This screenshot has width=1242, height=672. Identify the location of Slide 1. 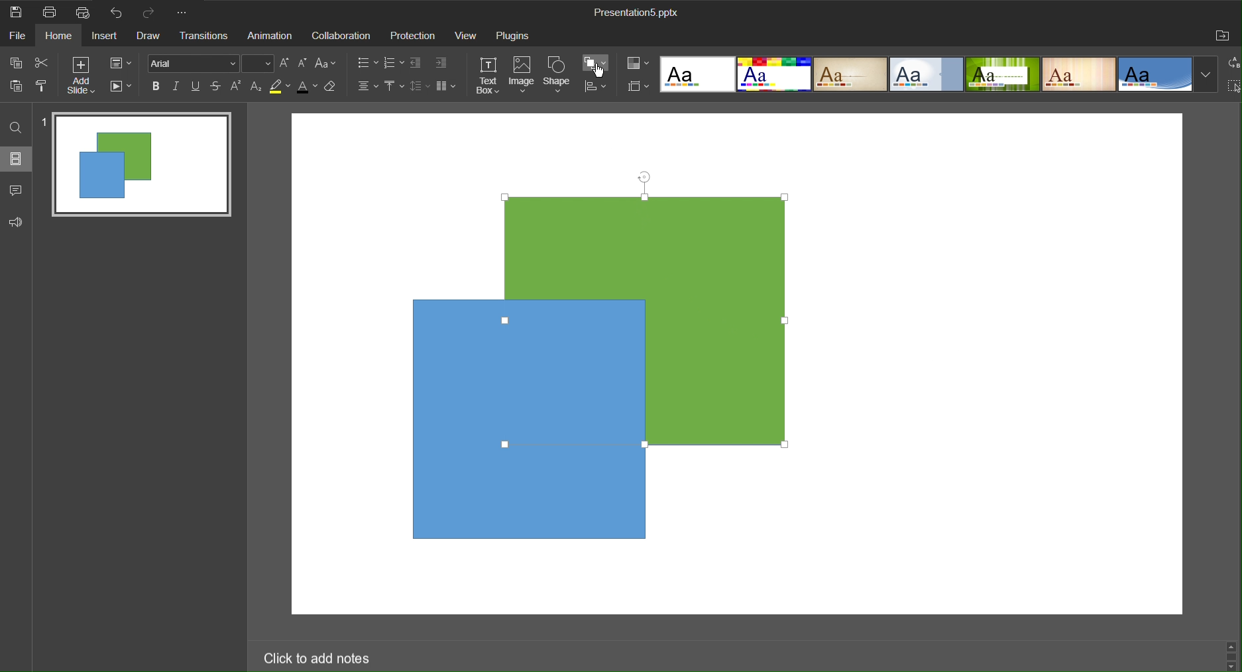
(137, 162).